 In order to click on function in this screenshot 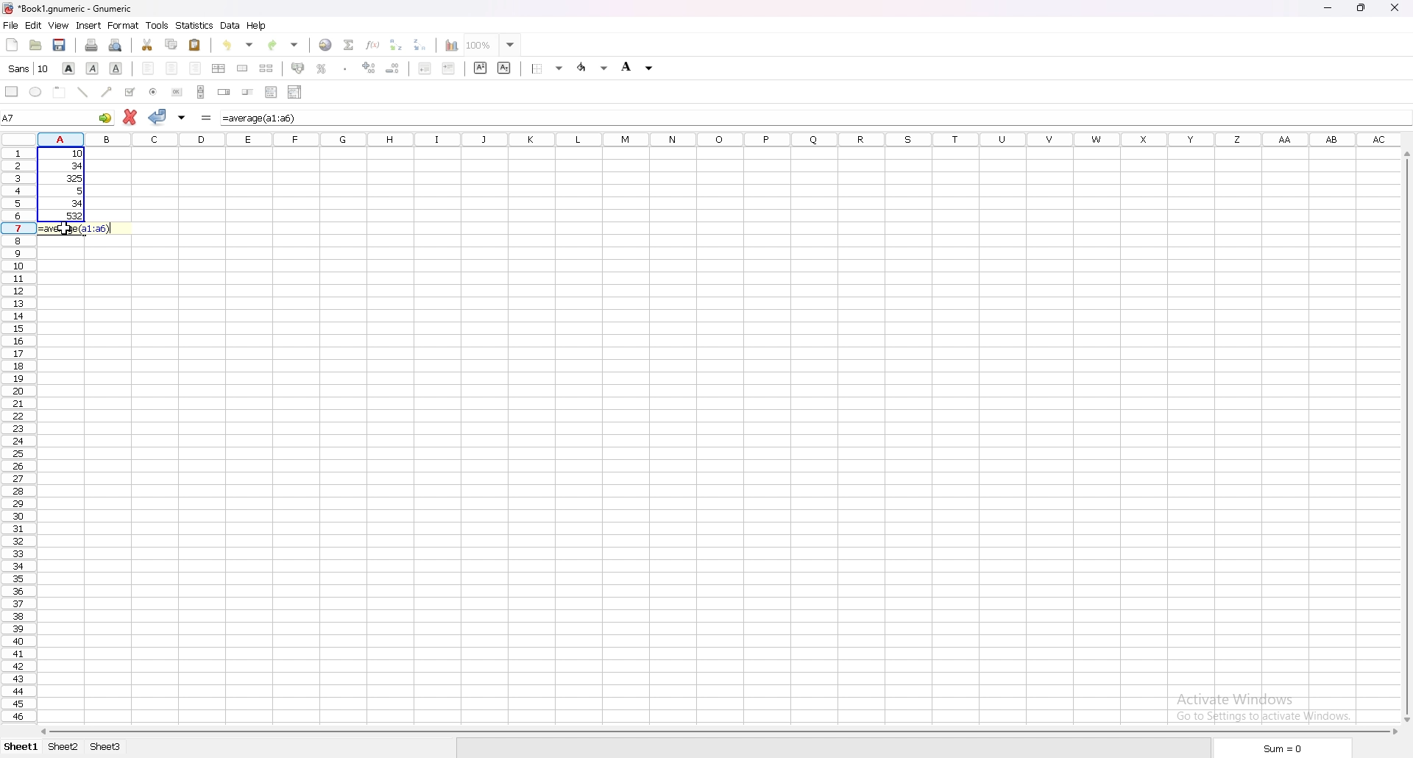, I will do `click(374, 45)`.